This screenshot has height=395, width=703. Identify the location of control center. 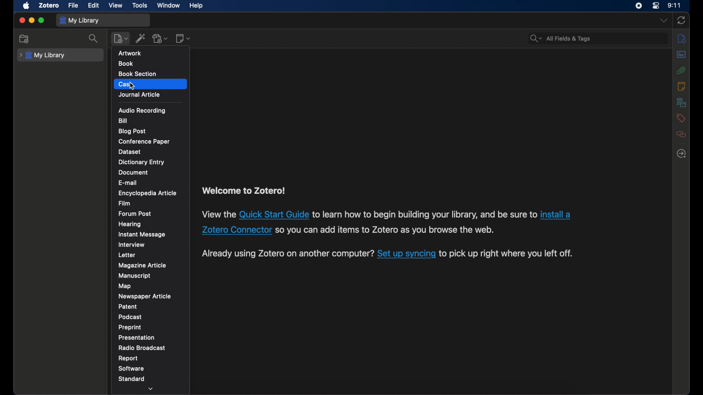
(656, 5).